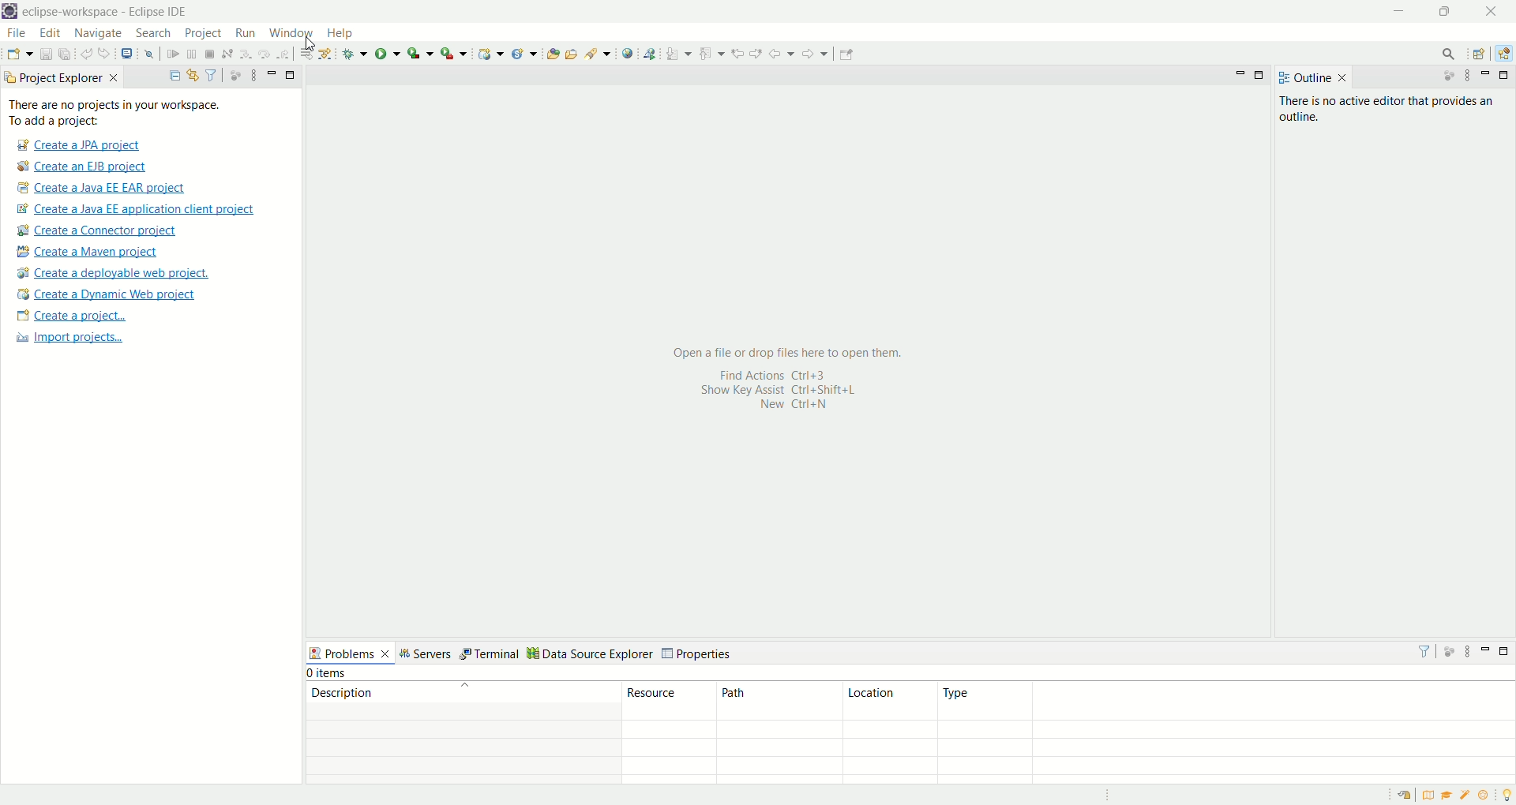 Image resolution: width=1516 pixels, height=805 pixels. I want to click on minimize, so click(270, 73).